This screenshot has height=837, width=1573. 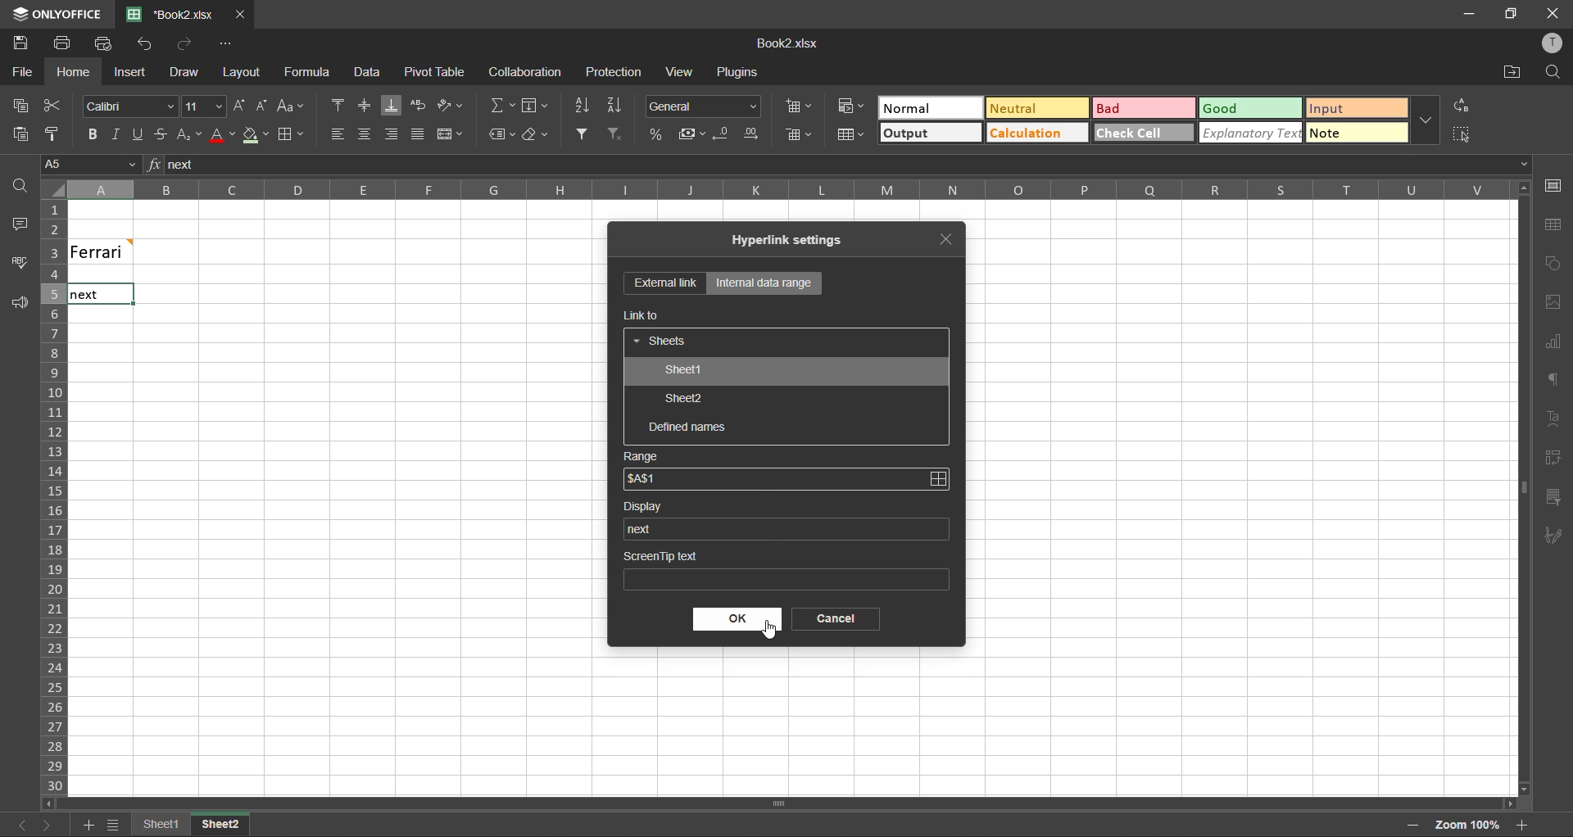 I want to click on good, so click(x=1249, y=110).